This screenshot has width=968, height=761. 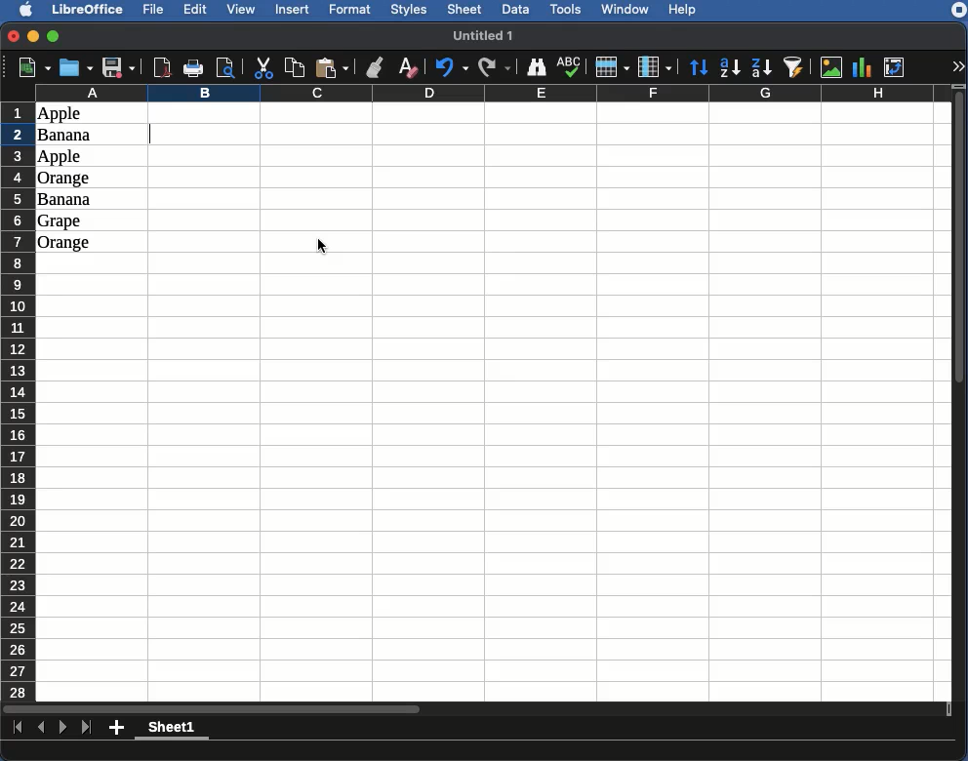 I want to click on Redo, so click(x=496, y=66).